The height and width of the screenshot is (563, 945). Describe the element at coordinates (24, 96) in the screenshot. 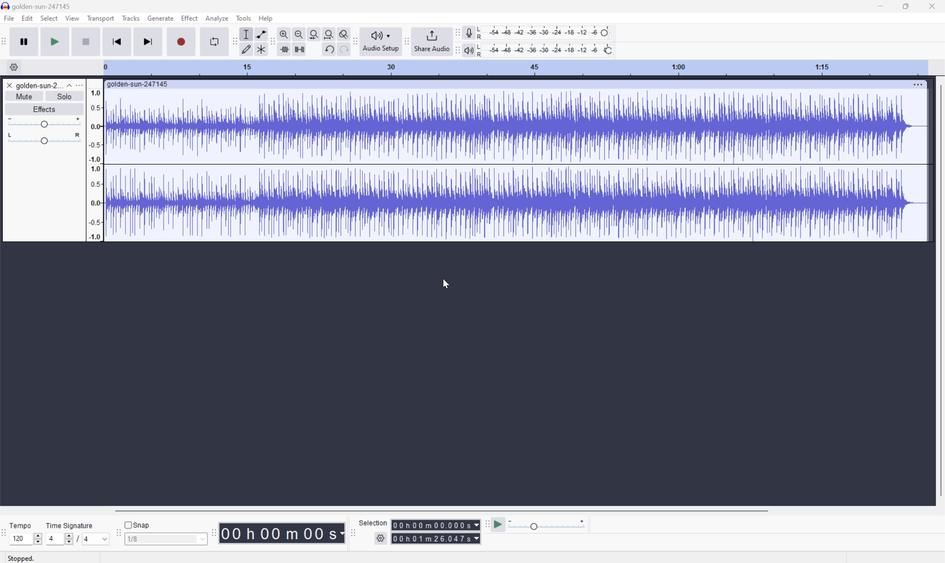

I see `Mute` at that location.